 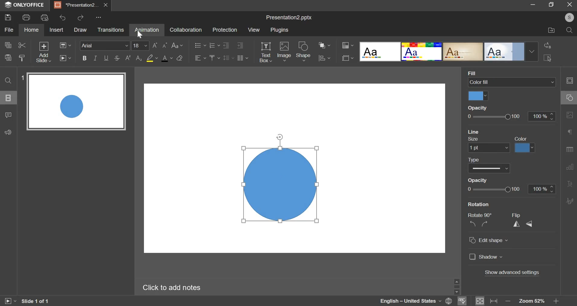 What do you see at coordinates (493, 180) in the screenshot?
I see `show date and time` at bounding box center [493, 180].